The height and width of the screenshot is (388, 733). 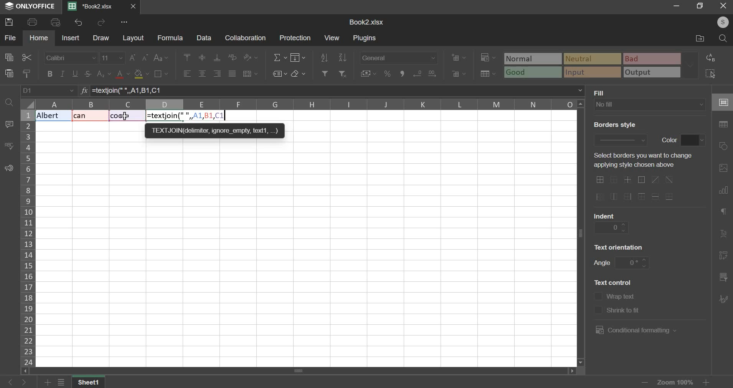 What do you see at coordinates (246, 38) in the screenshot?
I see `collaboration` at bounding box center [246, 38].